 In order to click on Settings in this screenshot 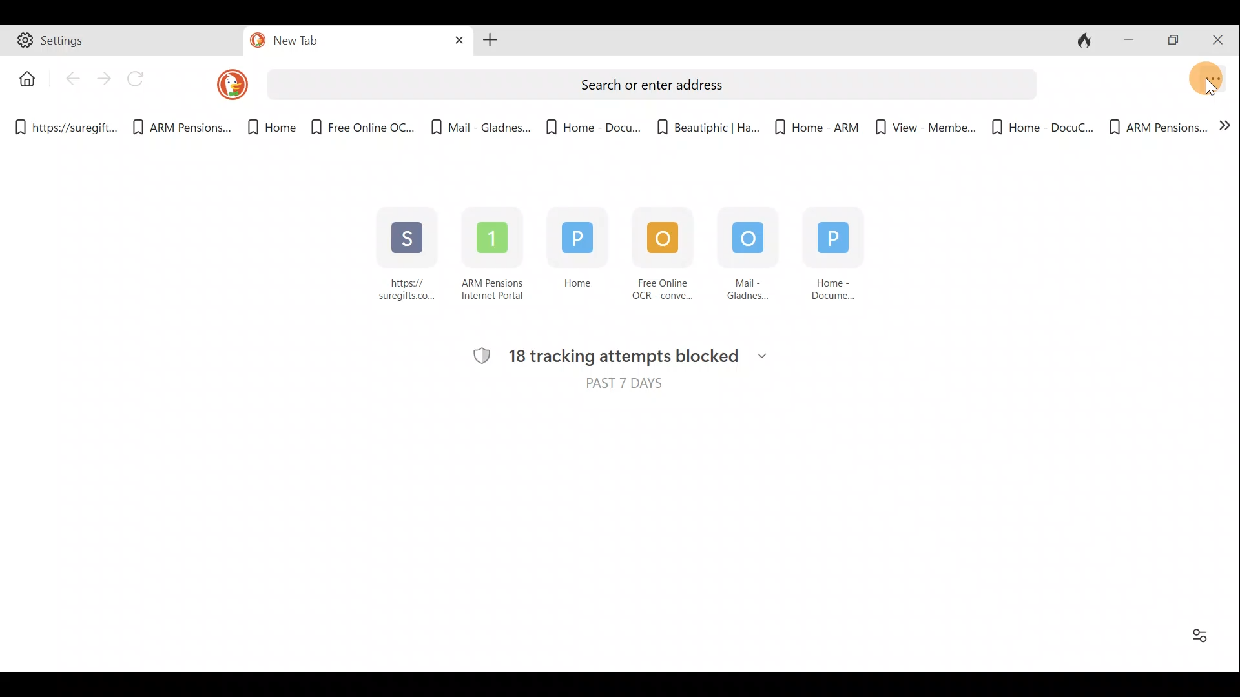, I will do `click(123, 43)`.